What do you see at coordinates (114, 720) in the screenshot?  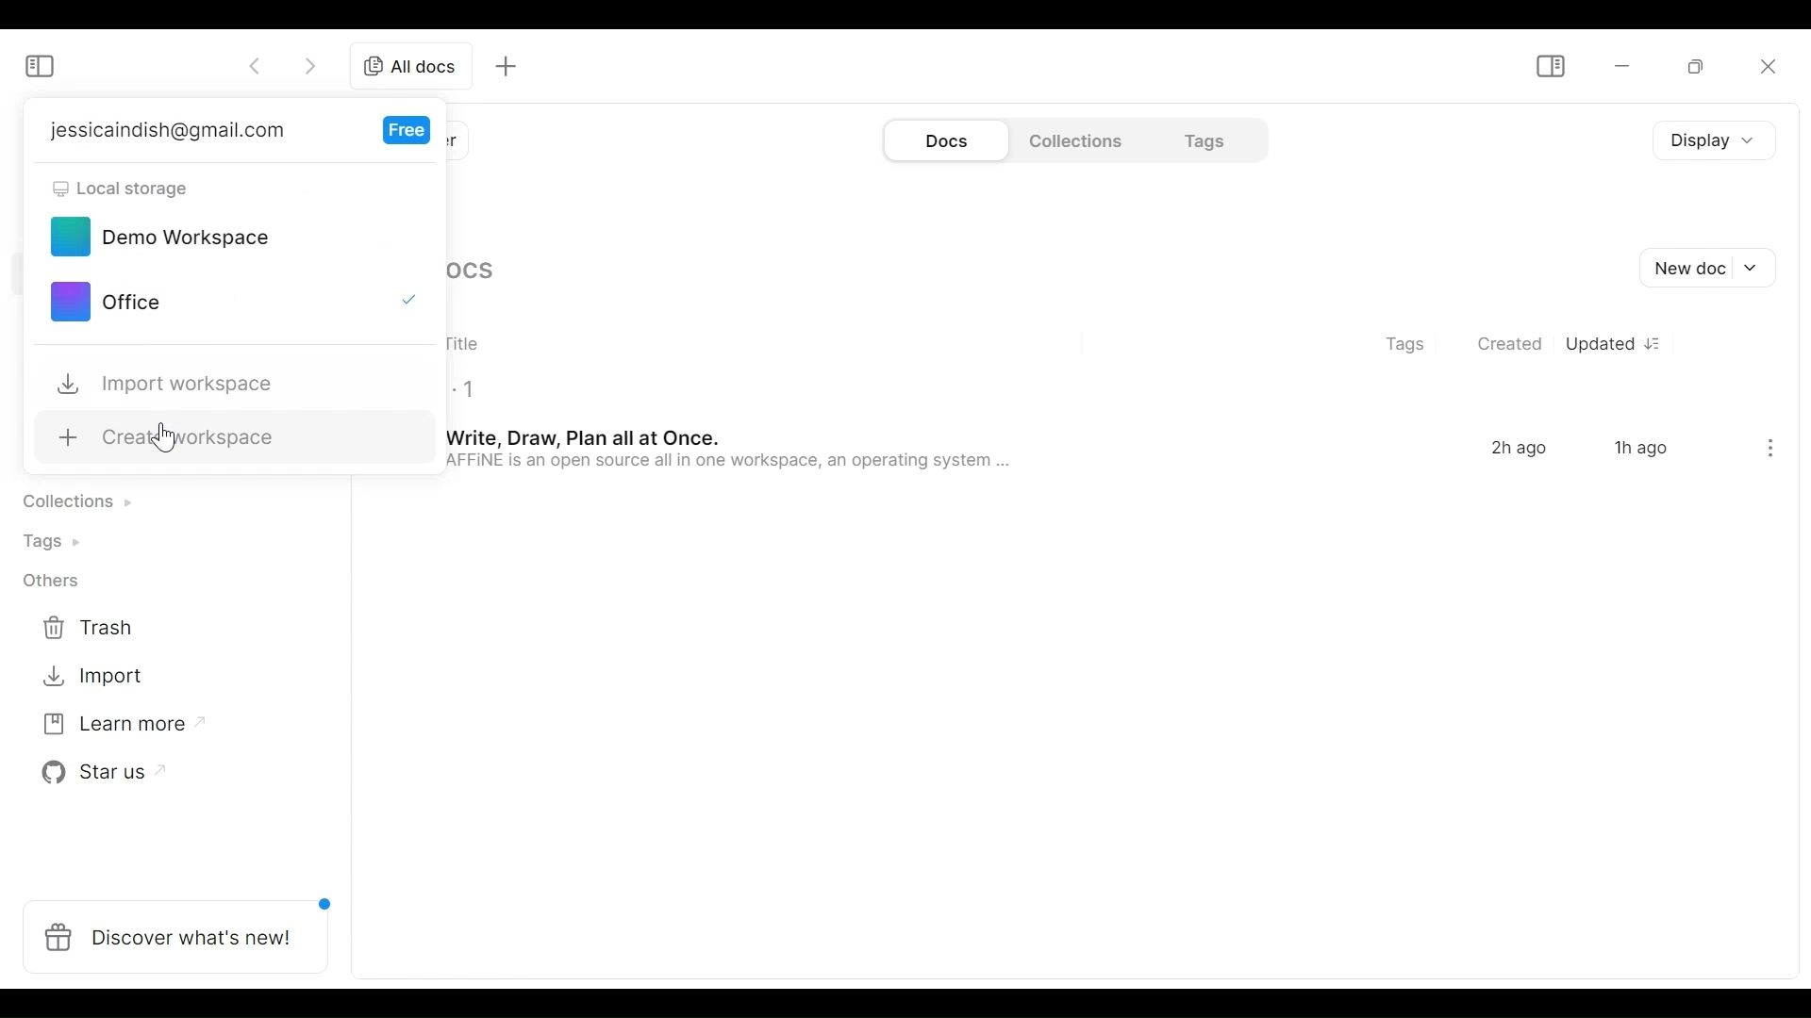 I see `Learn more` at bounding box center [114, 720].